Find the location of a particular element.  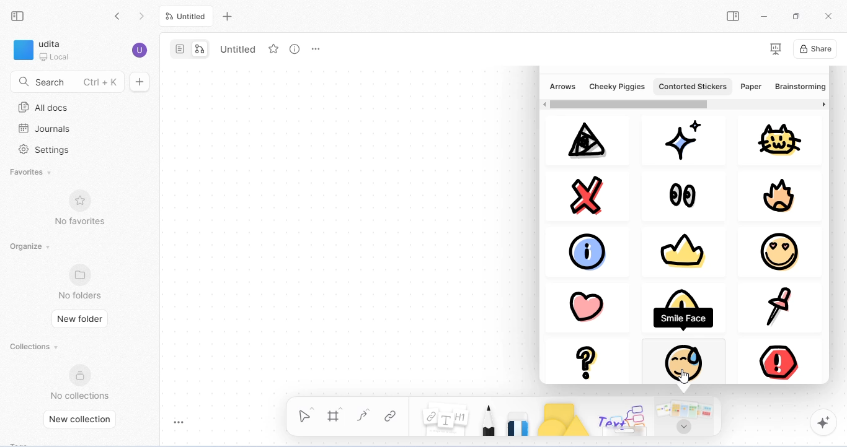

workspace is located at coordinates (43, 50).